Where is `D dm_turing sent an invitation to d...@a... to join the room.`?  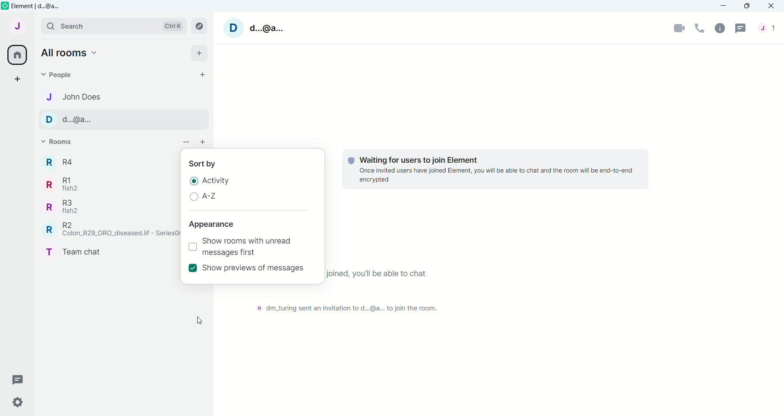
D dm_turing sent an invitation to d...@a... to join the room. is located at coordinates (351, 308).